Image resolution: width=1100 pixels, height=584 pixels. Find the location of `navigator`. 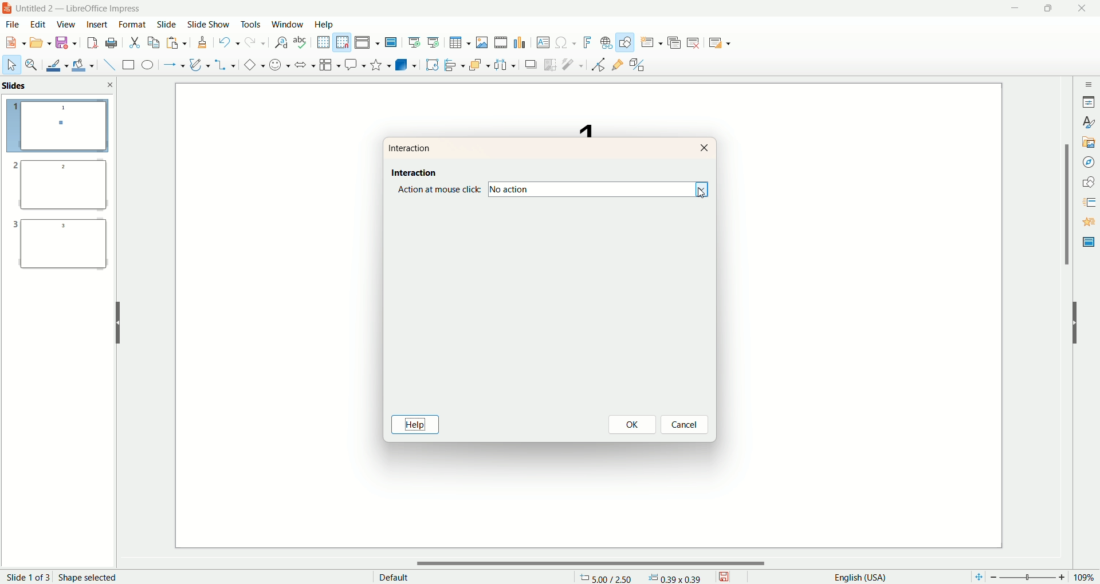

navigator is located at coordinates (1087, 162).